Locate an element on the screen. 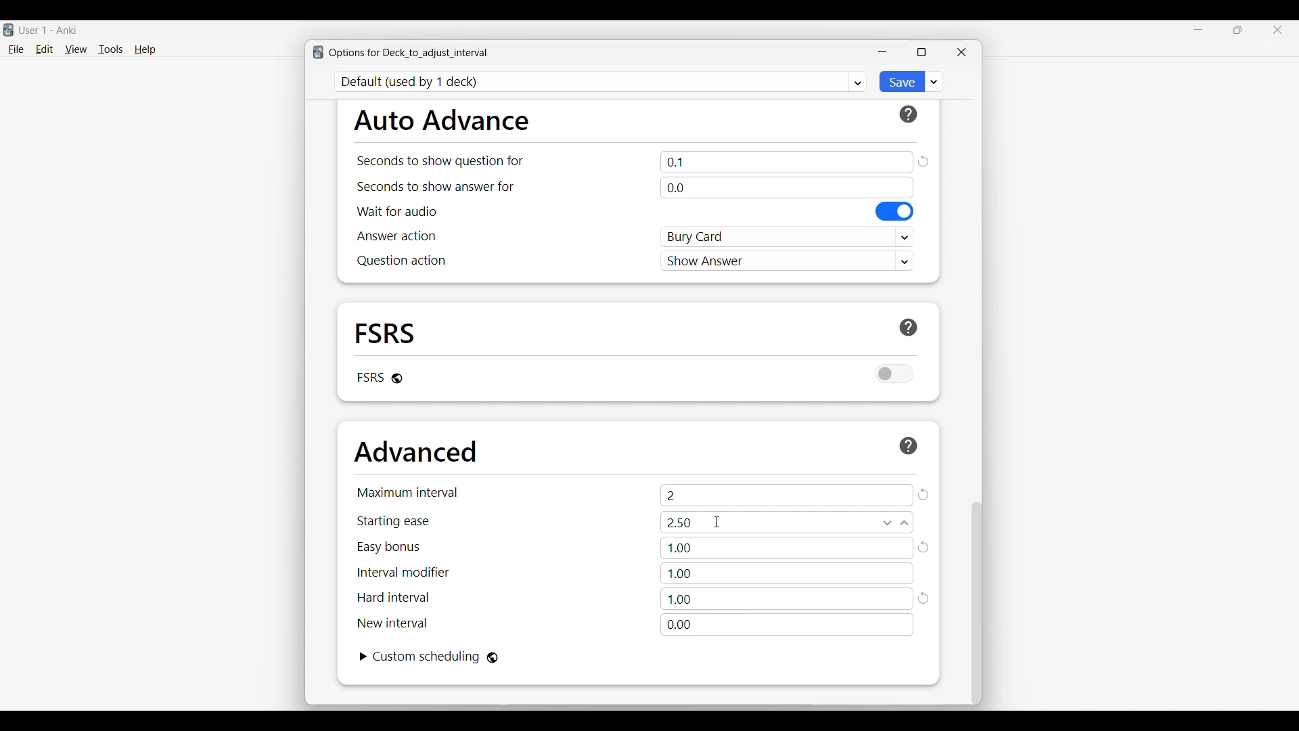 Image resolution: width=1299 pixels, height=731 pixels. Affects the entire collection is located at coordinates (493, 658).